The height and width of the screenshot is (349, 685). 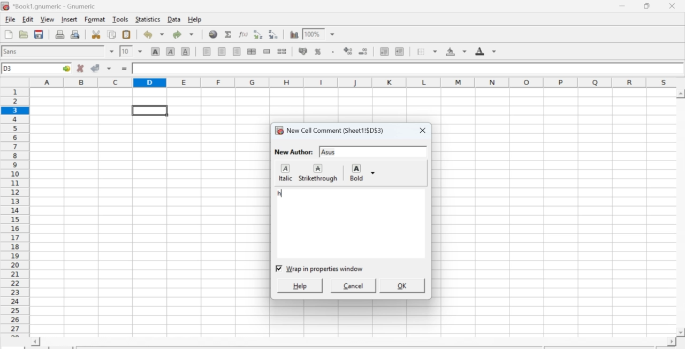 What do you see at coordinates (54, 52) in the screenshot?
I see `Font Style` at bounding box center [54, 52].